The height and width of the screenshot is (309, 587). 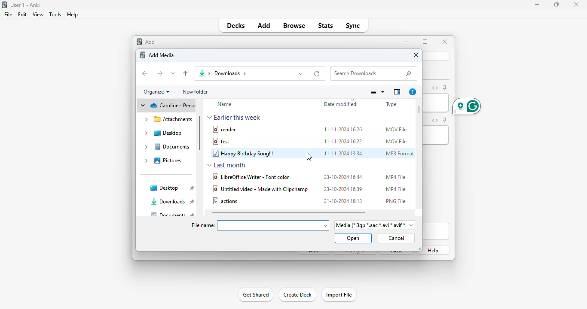 I want to click on close, so click(x=576, y=4).